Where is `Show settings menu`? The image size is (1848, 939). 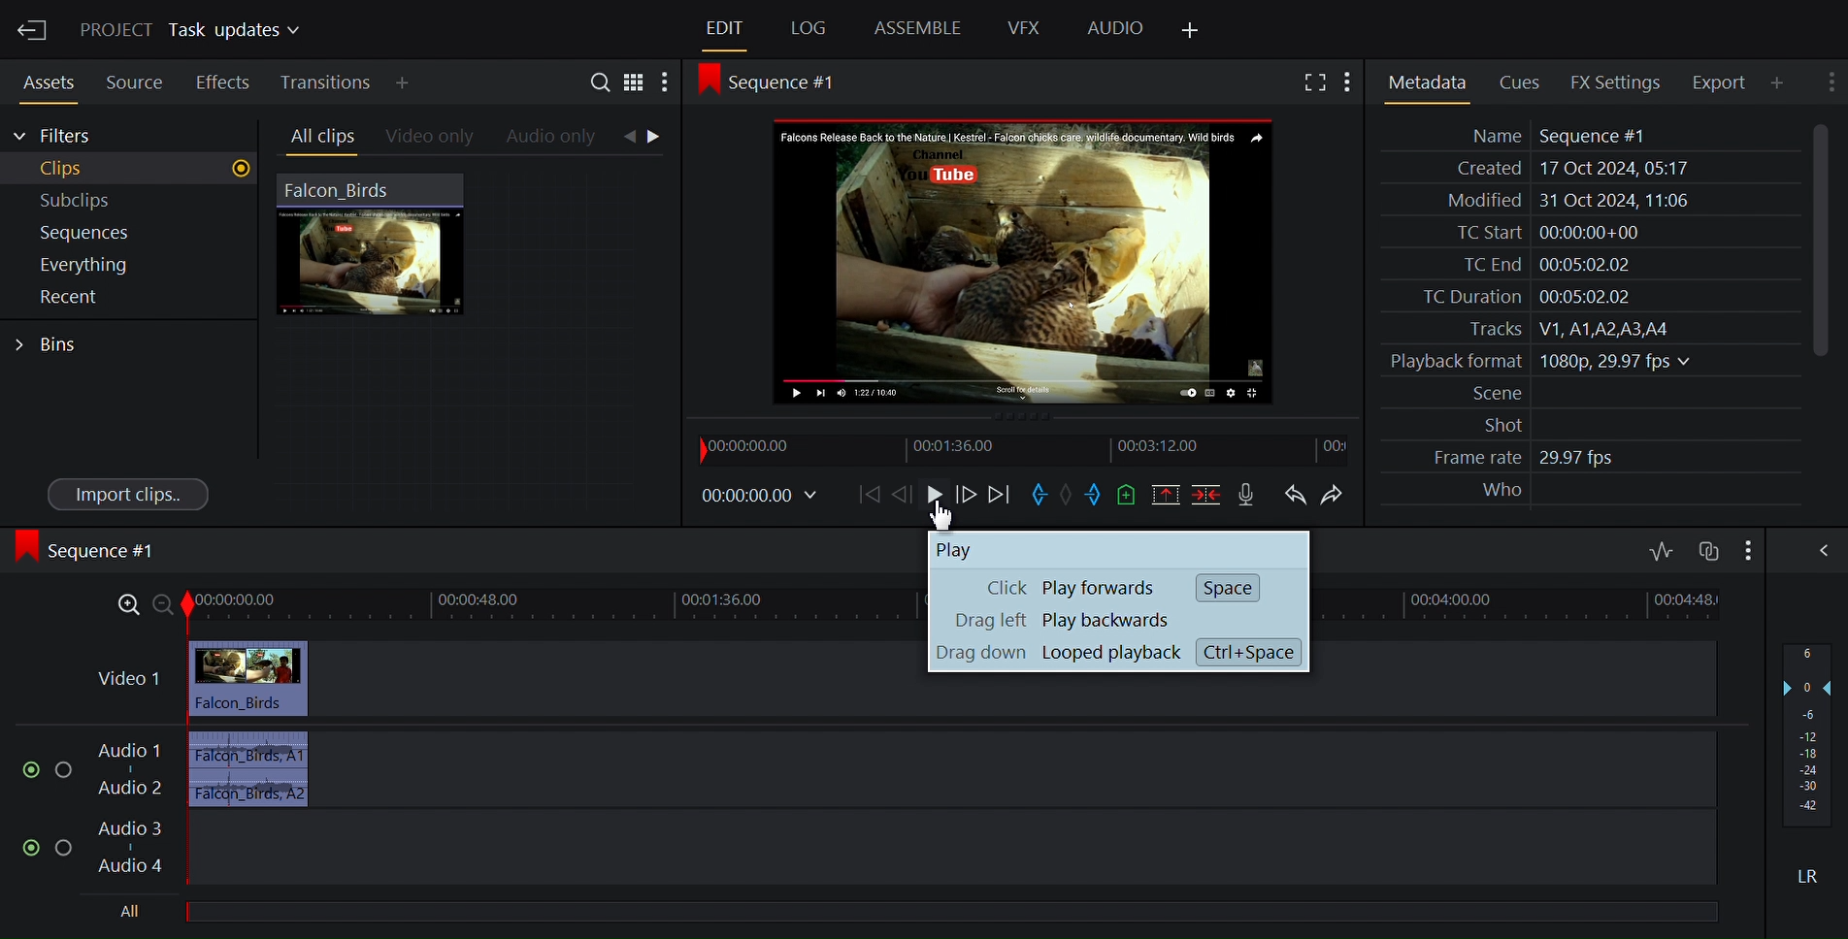
Show settings menu is located at coordinates (667, 81).